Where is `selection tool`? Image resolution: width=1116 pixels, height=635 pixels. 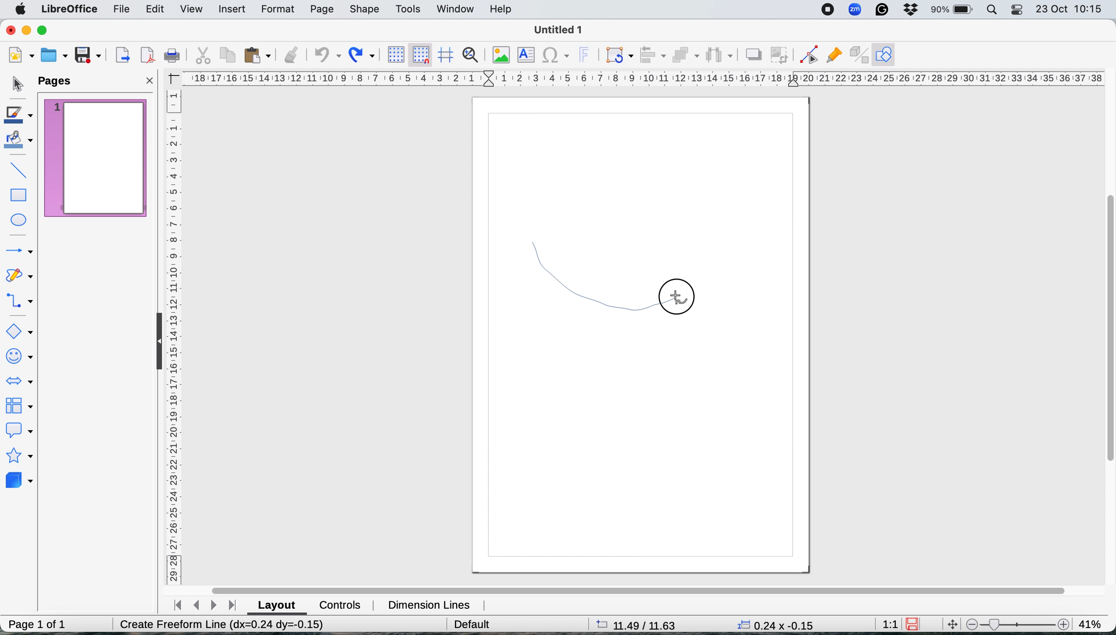 selection tool is located at coordinates (16, 83).